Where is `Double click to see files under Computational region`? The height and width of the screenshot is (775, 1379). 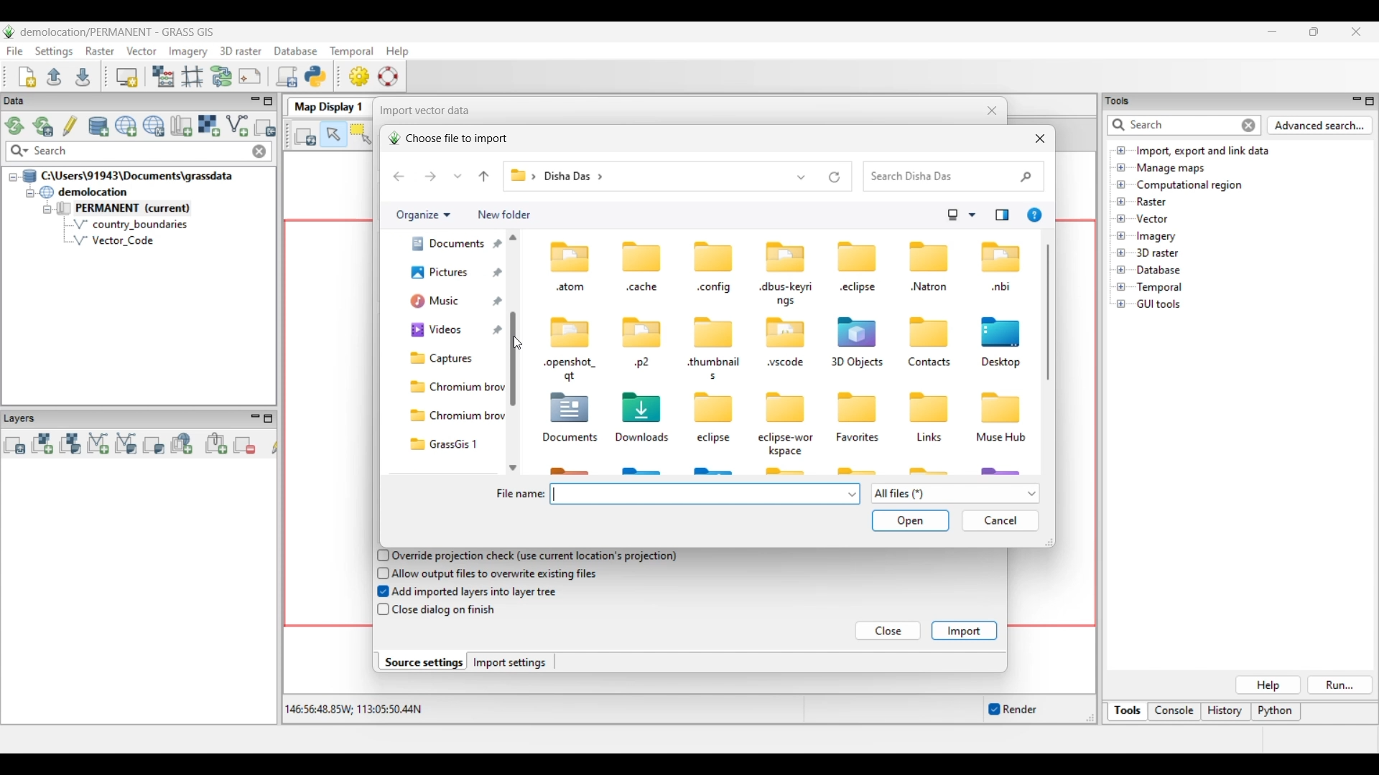 Double click to see files under Computational region is located at coordinates (1189, 185).